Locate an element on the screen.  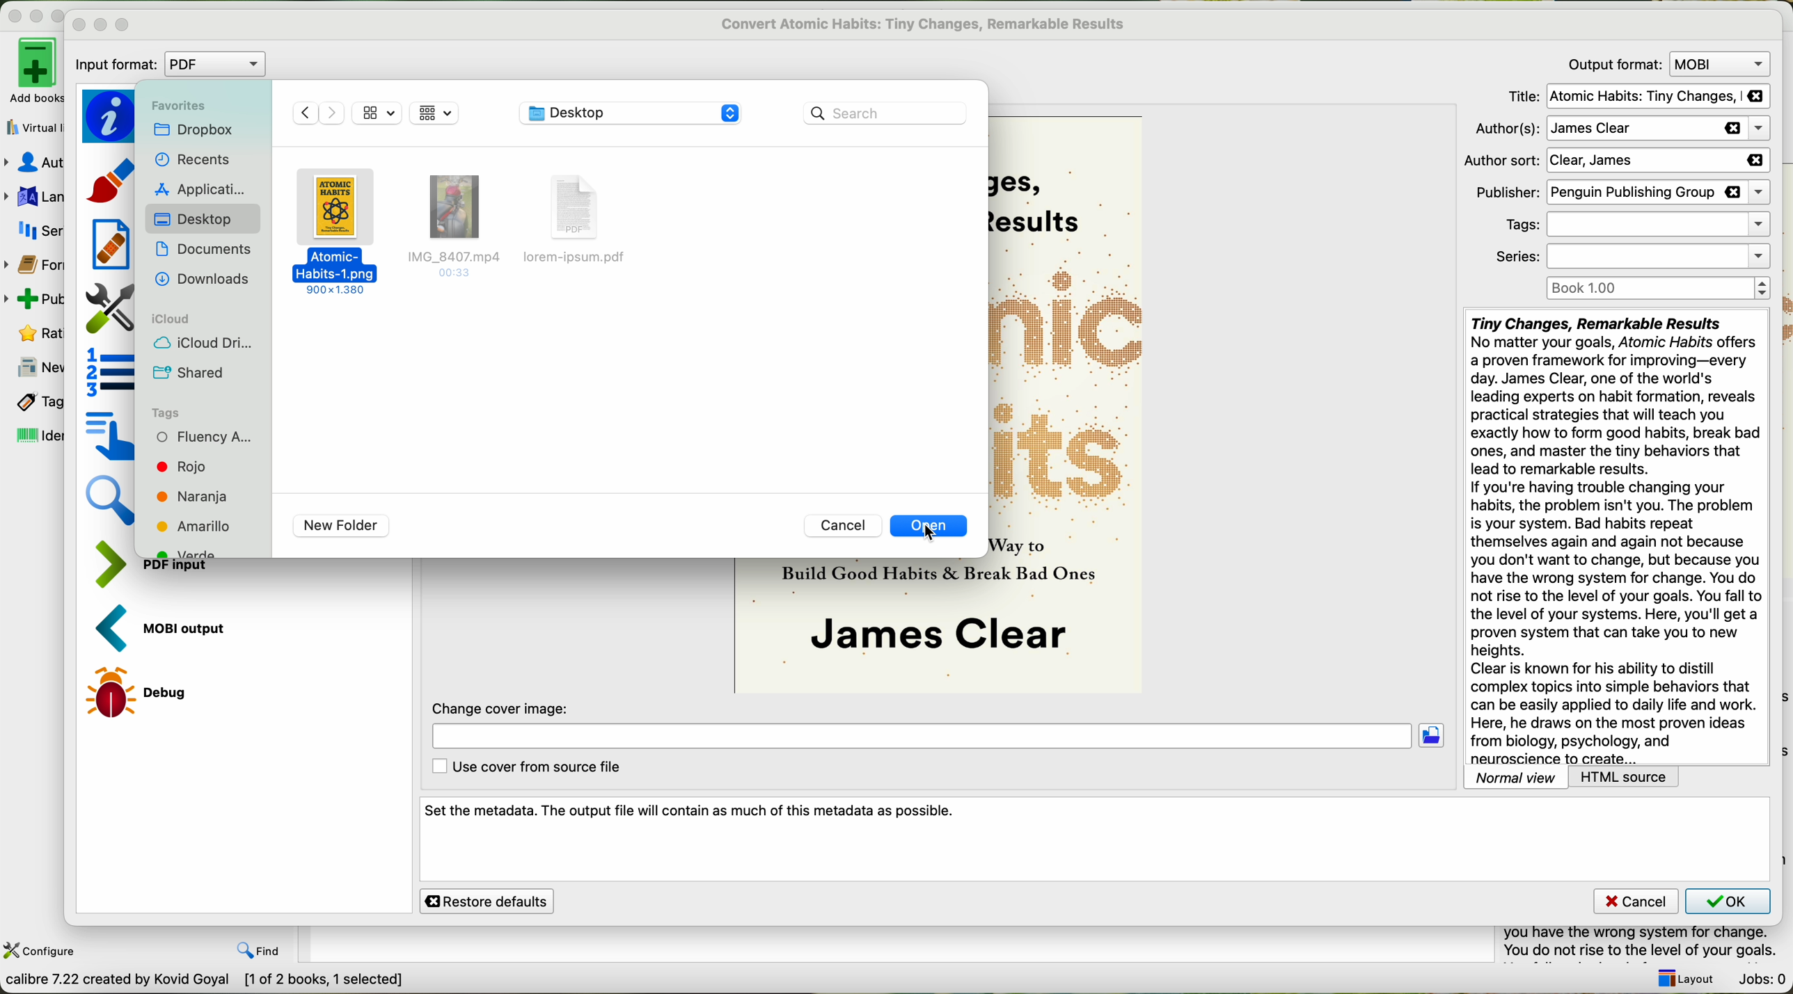
input is located at coordinates (188, 572).